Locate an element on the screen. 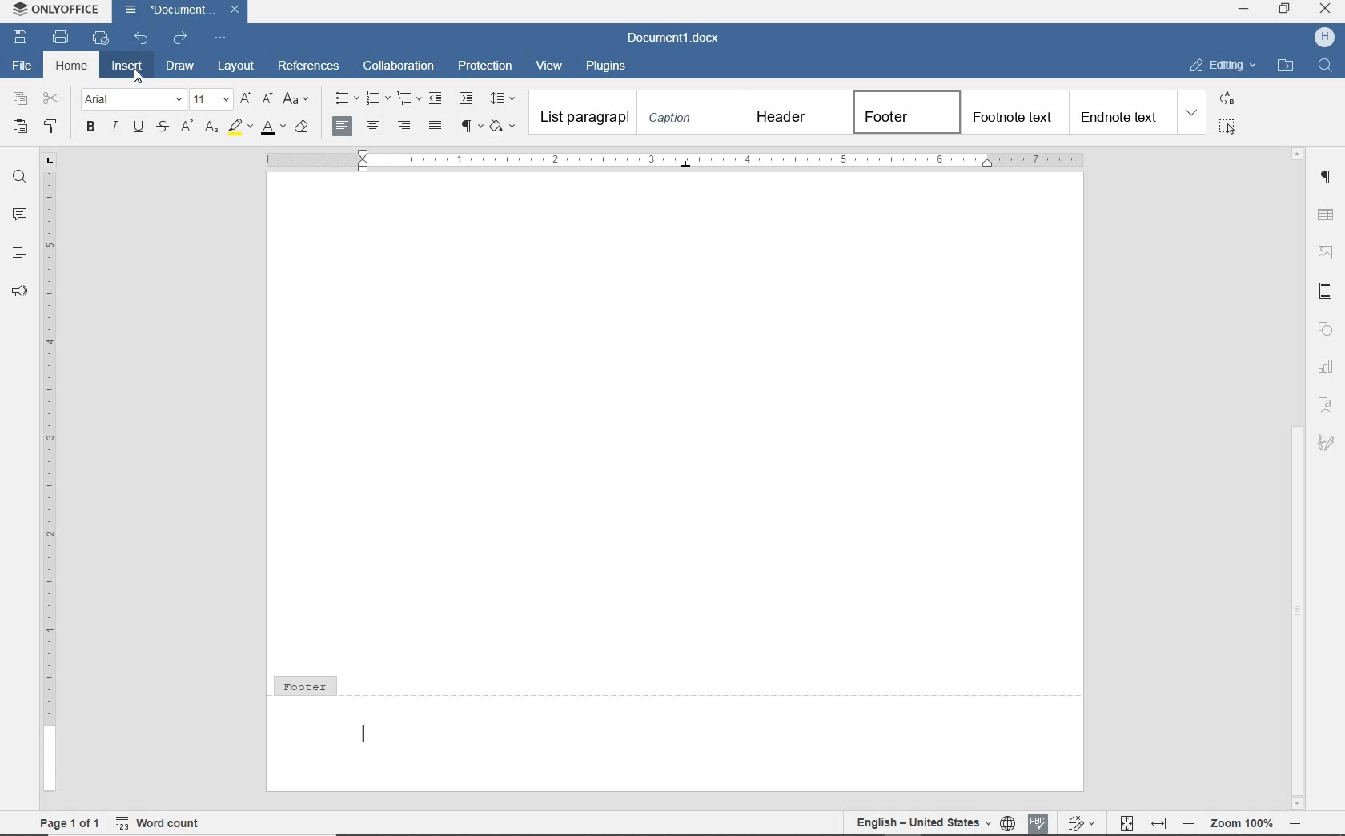  cut is located at coordinates (50, 99).